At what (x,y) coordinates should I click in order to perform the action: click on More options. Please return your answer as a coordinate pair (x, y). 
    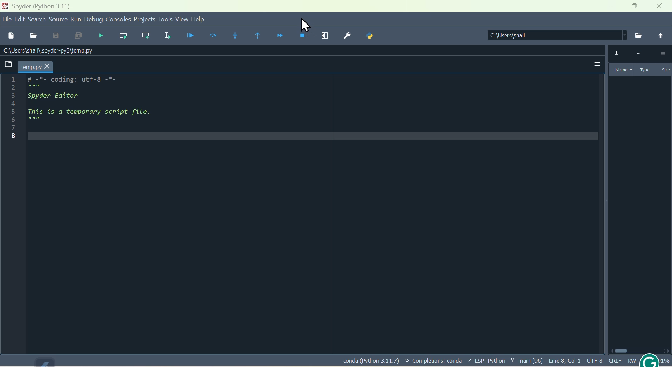
    Looking at the image, I should click on (592, 66).